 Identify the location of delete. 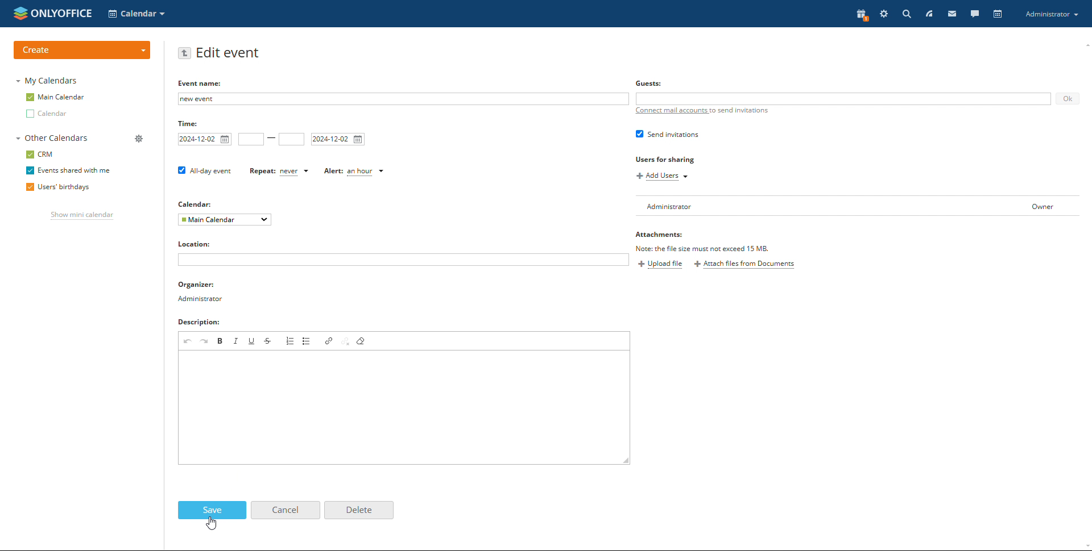
(359, 510).